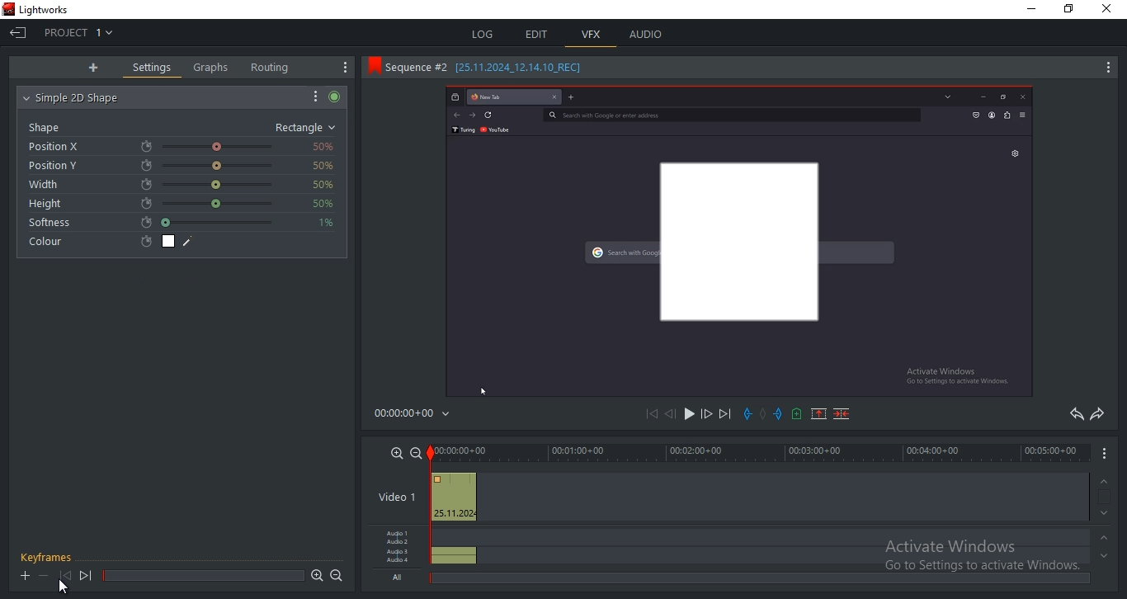  What do you see at coordinates (655, 415) in the screenshot?
I see `previous` at bounding box center [655, 415].